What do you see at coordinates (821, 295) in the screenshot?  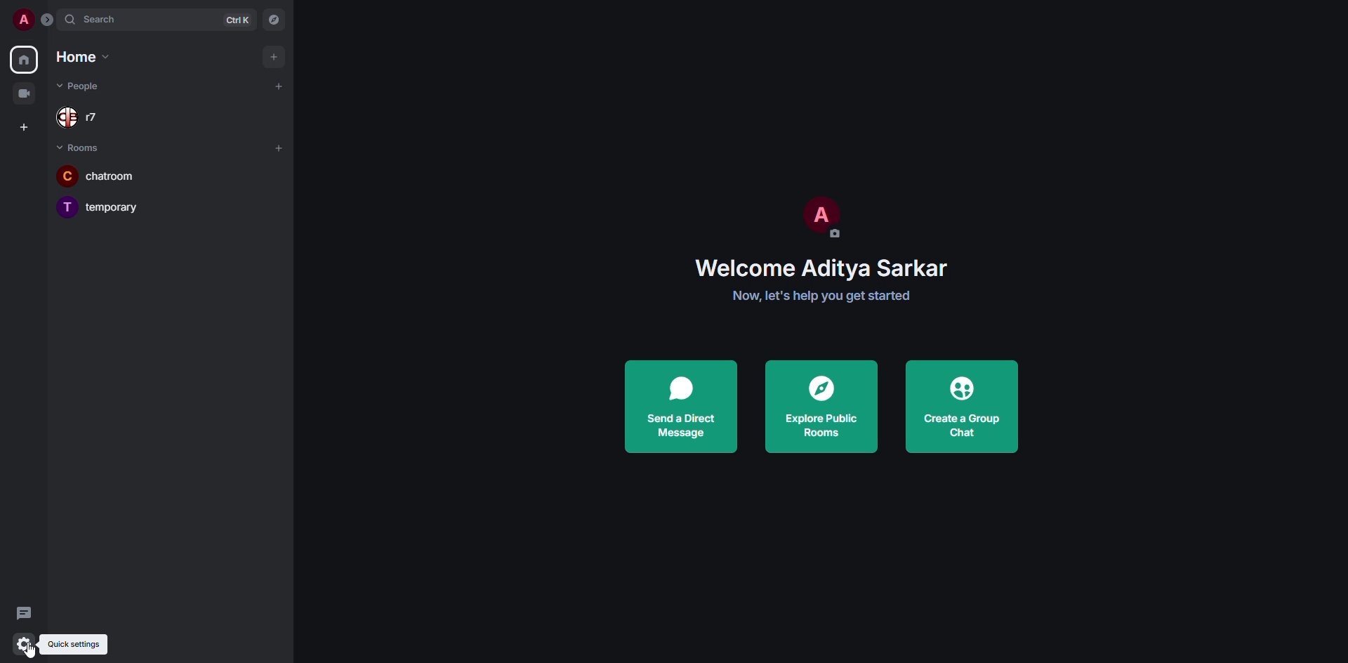 I see `get started` at bounding box center [821, 295].